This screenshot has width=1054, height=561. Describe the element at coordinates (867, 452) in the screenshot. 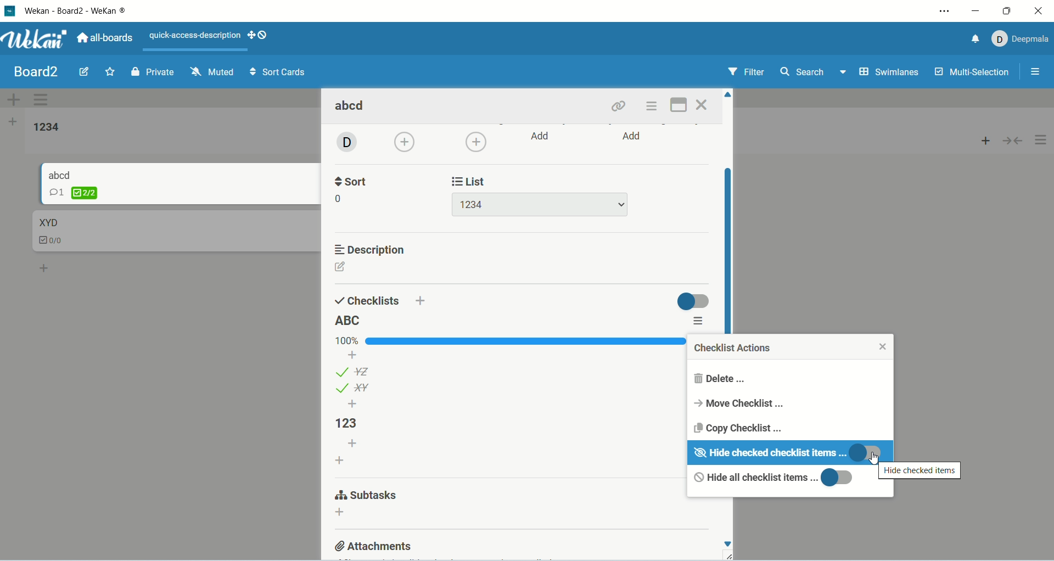

I see `toggle button` at that location.